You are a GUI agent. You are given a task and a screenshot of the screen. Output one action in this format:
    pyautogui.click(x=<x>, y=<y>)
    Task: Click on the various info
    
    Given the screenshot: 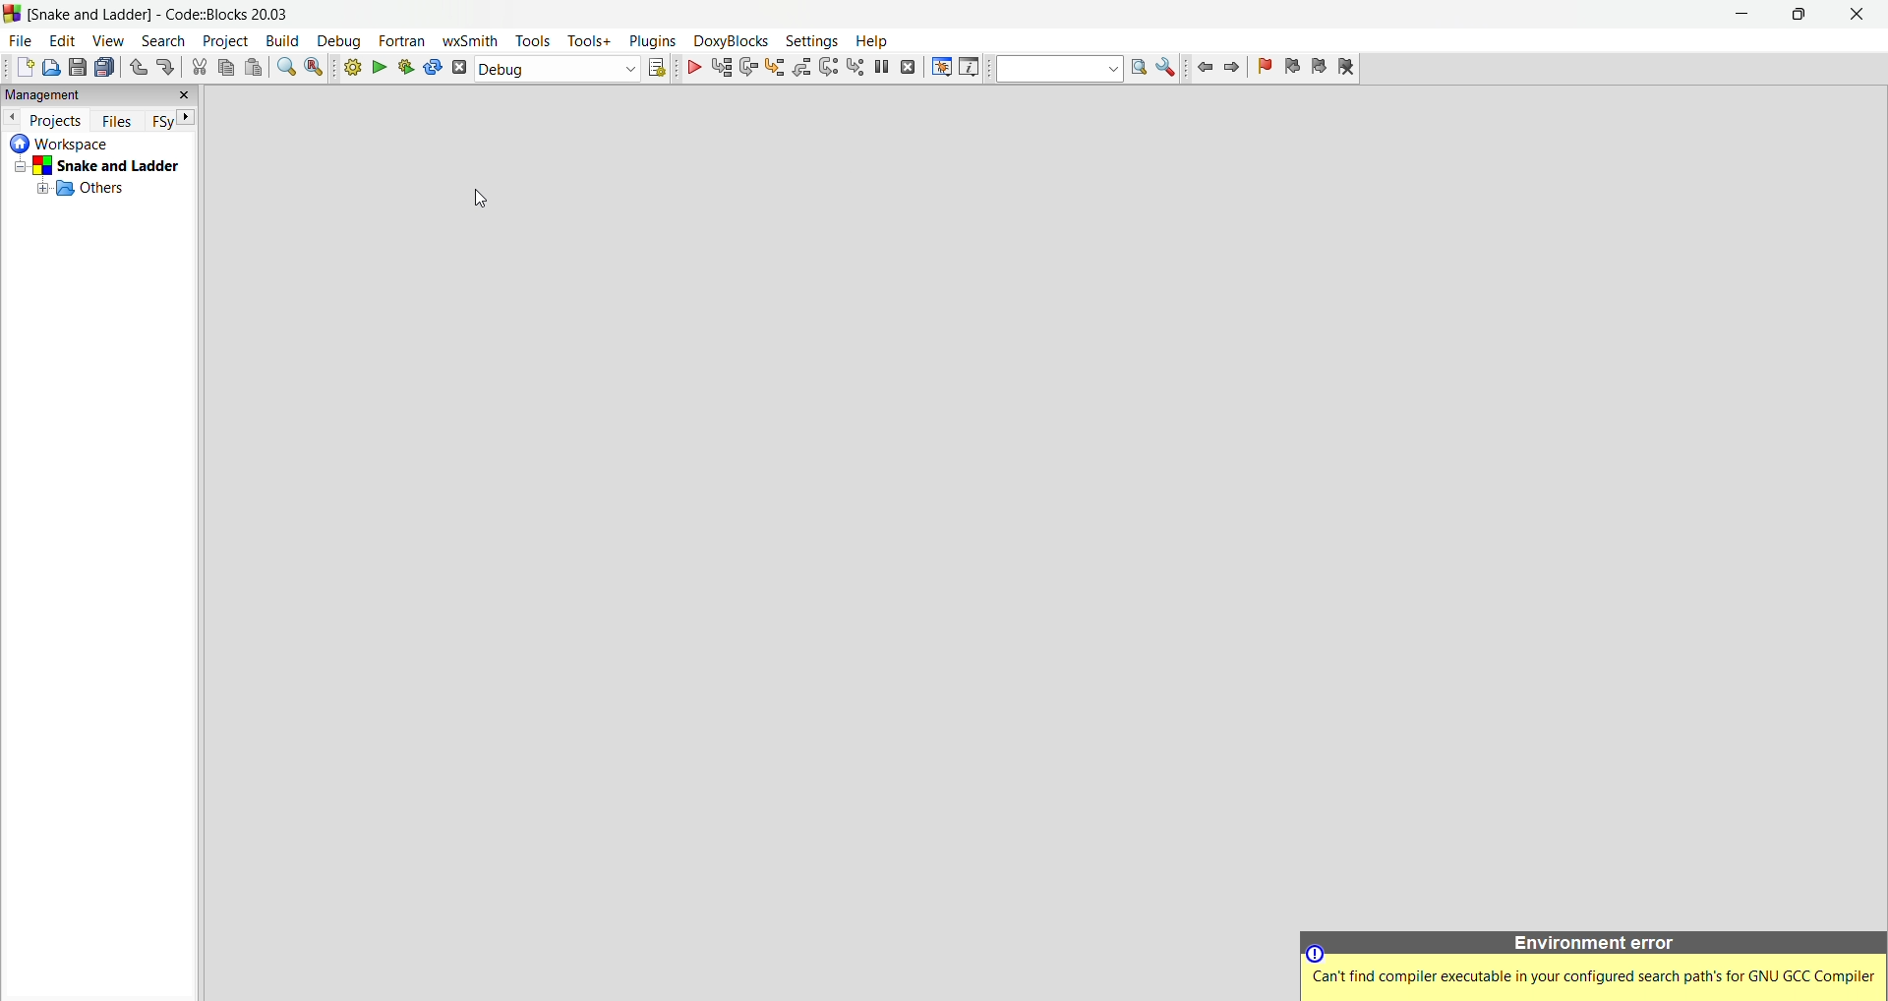 What is the action you would take?
    pyautogui.click(x=970, y=67)
    